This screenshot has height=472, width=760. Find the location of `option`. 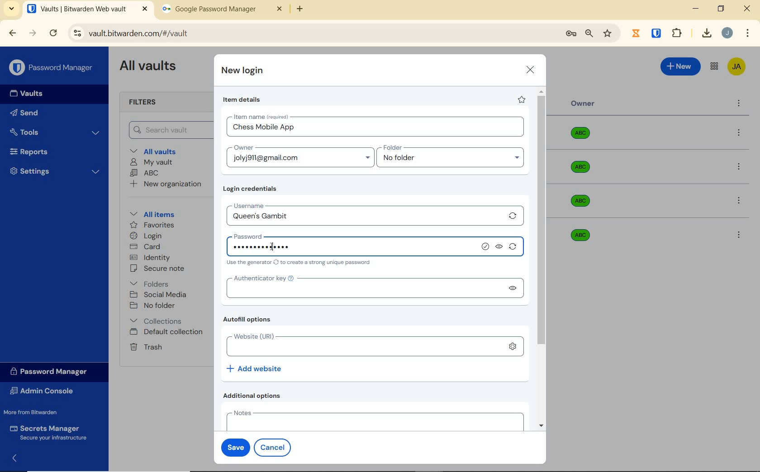

option is located at coordinates (741, 202).